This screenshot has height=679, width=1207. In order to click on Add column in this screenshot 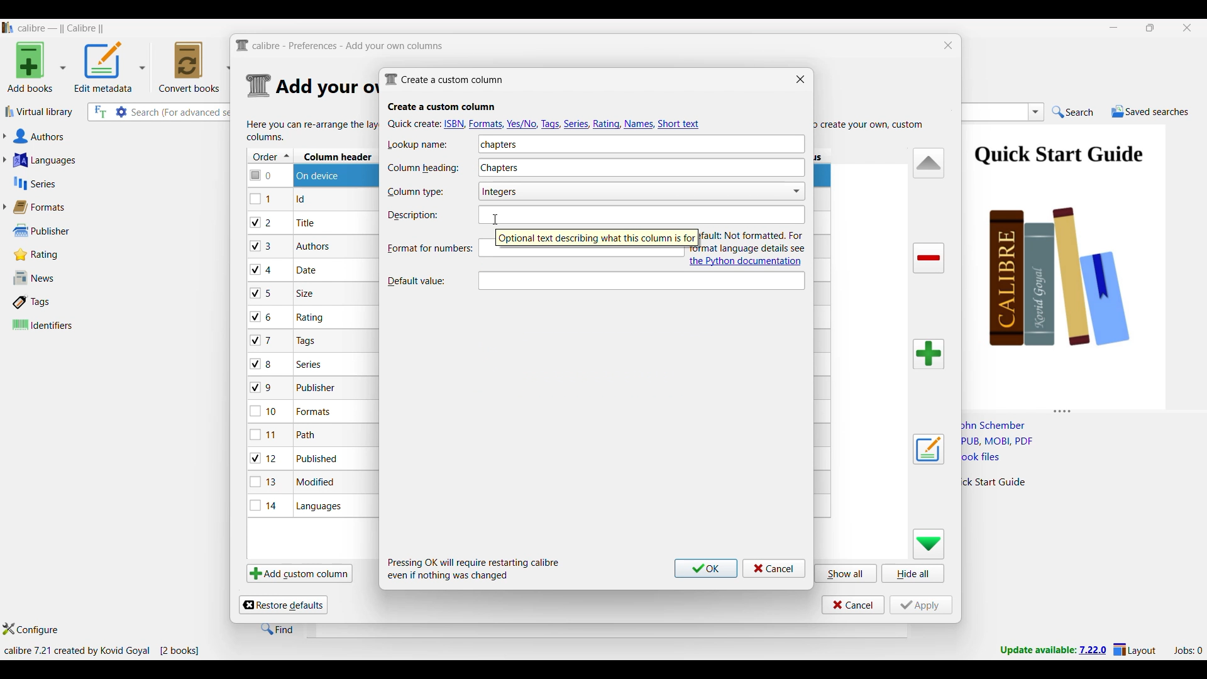, I will do `click(929, 354)`.